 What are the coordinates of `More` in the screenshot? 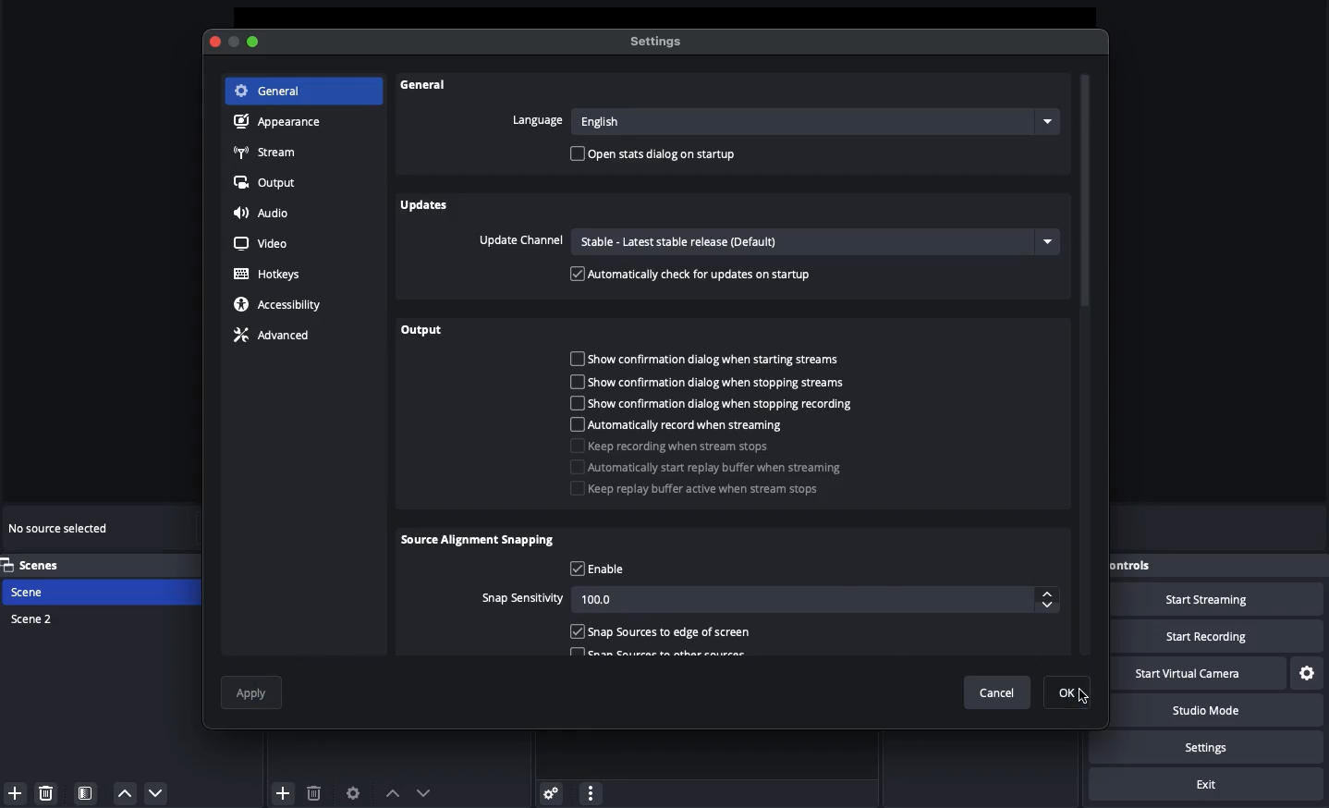 It's located at (590, 791).